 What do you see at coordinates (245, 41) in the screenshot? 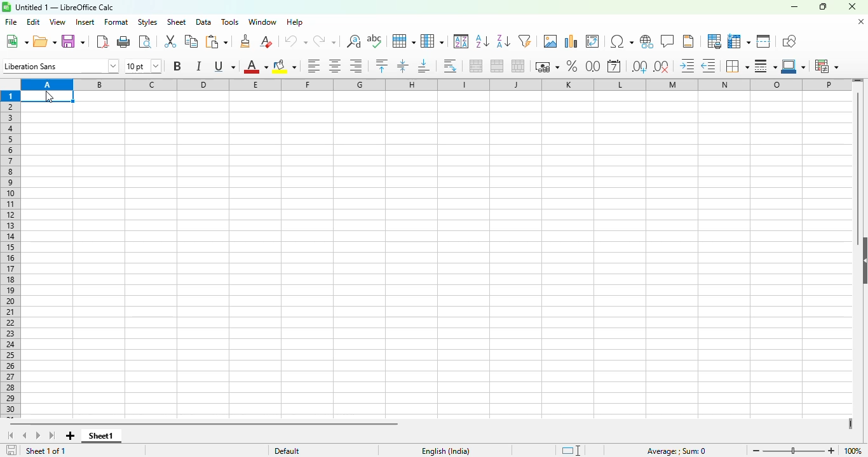
I see `clone formatting` at bounding box center [245, 41].